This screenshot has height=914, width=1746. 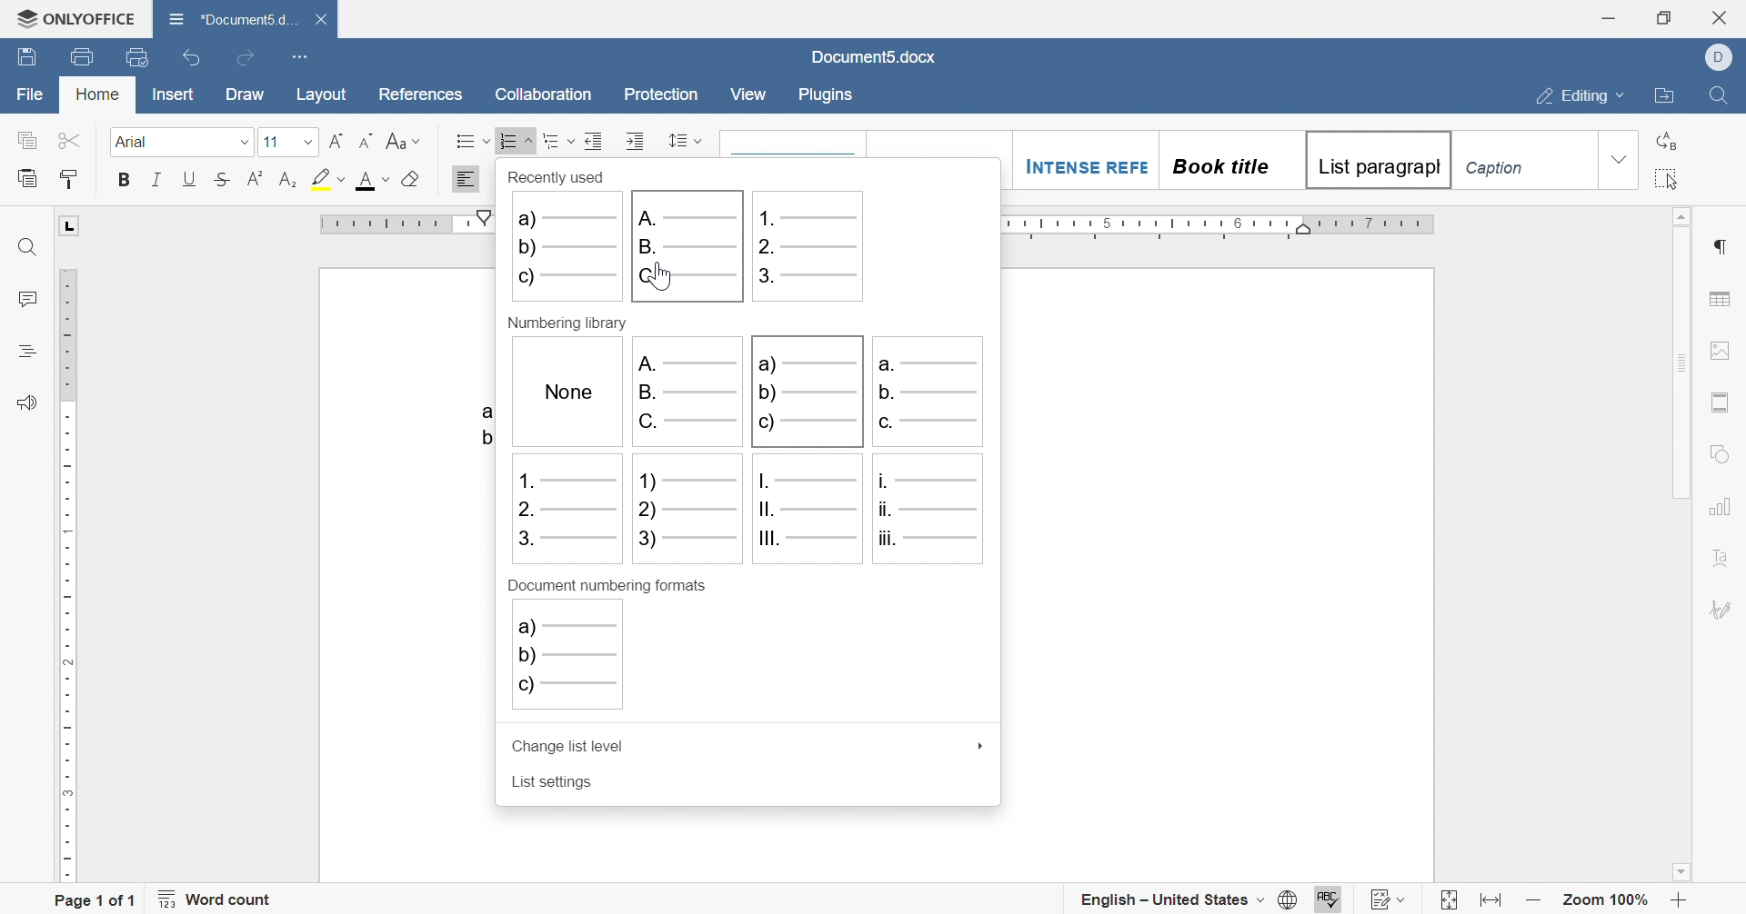 What do you see at coordinates (685, 141) in the screenshot?
I see `line spacing` at bounding box center [685, 141].